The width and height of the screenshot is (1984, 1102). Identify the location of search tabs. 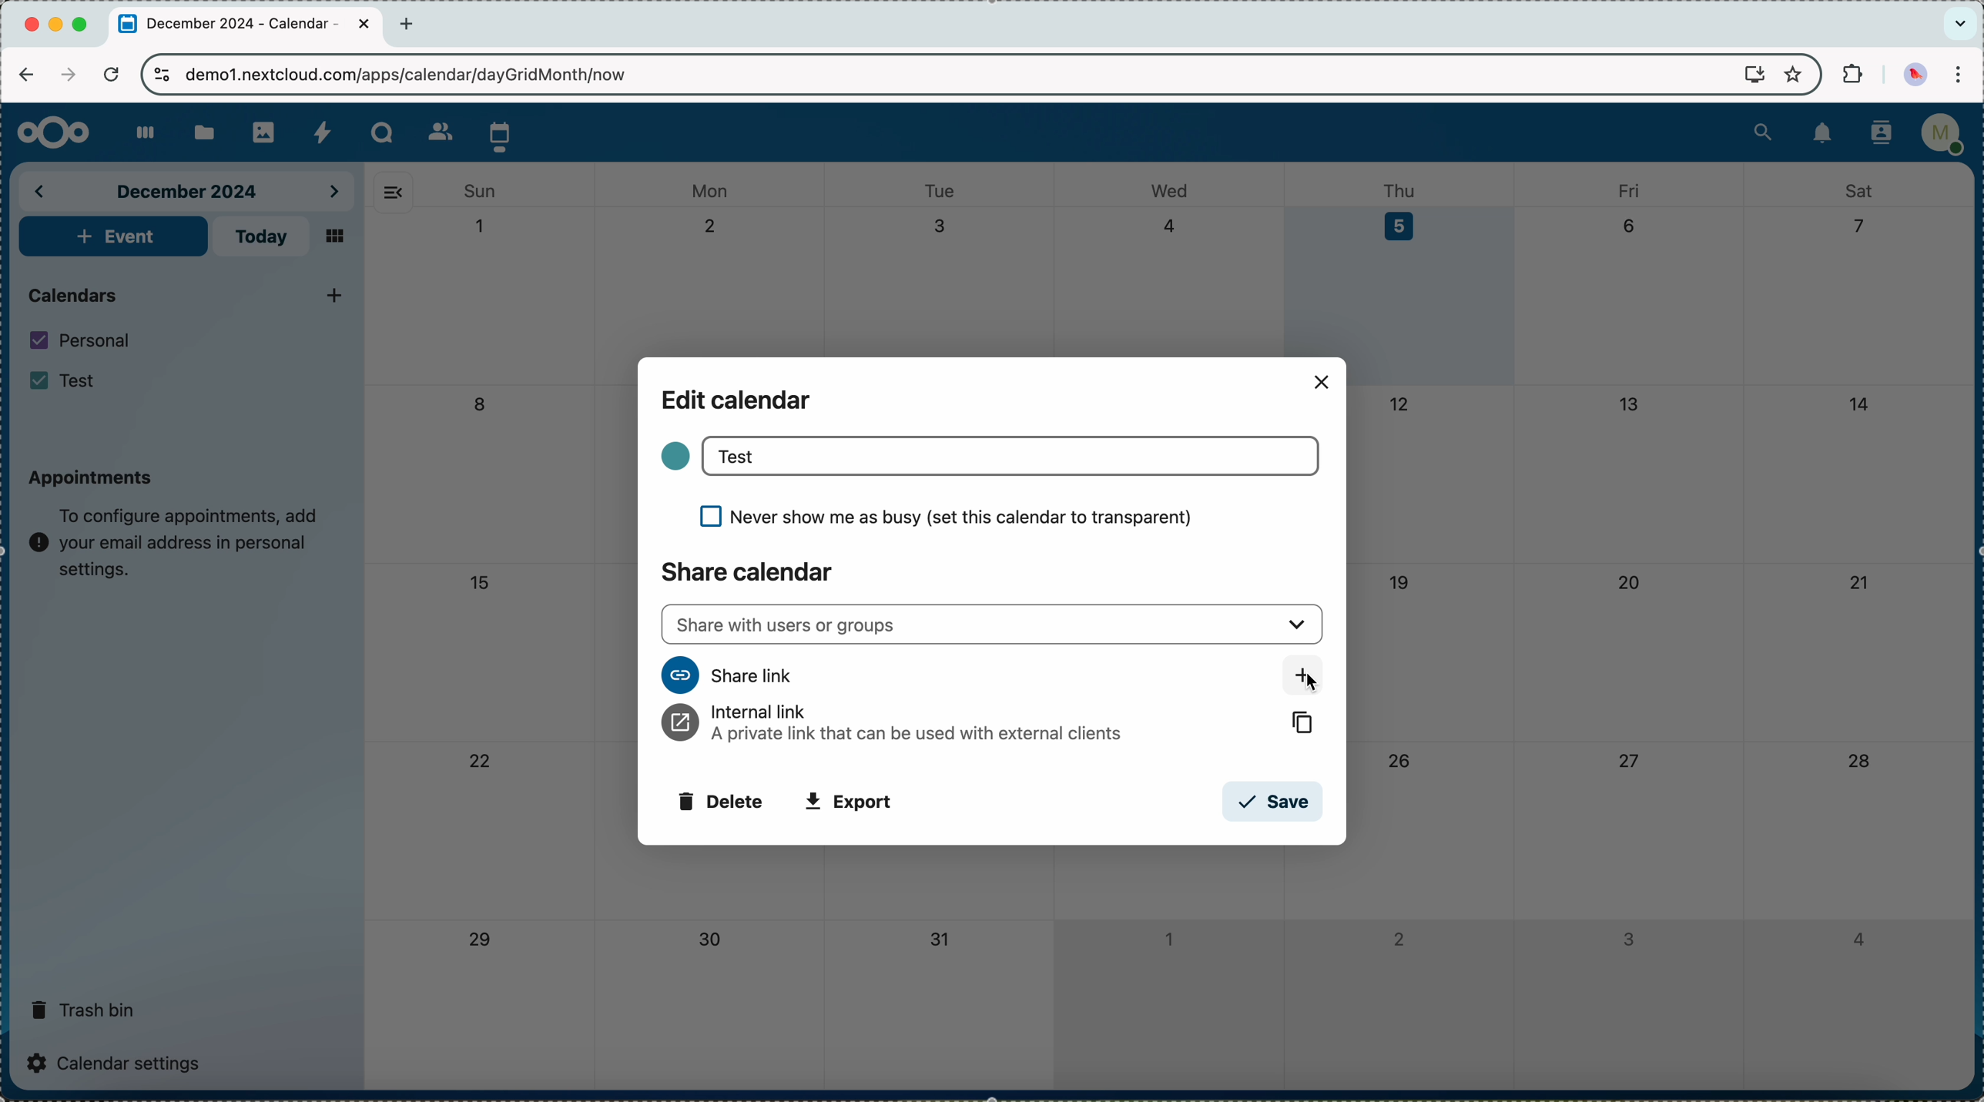
(1959, 24).